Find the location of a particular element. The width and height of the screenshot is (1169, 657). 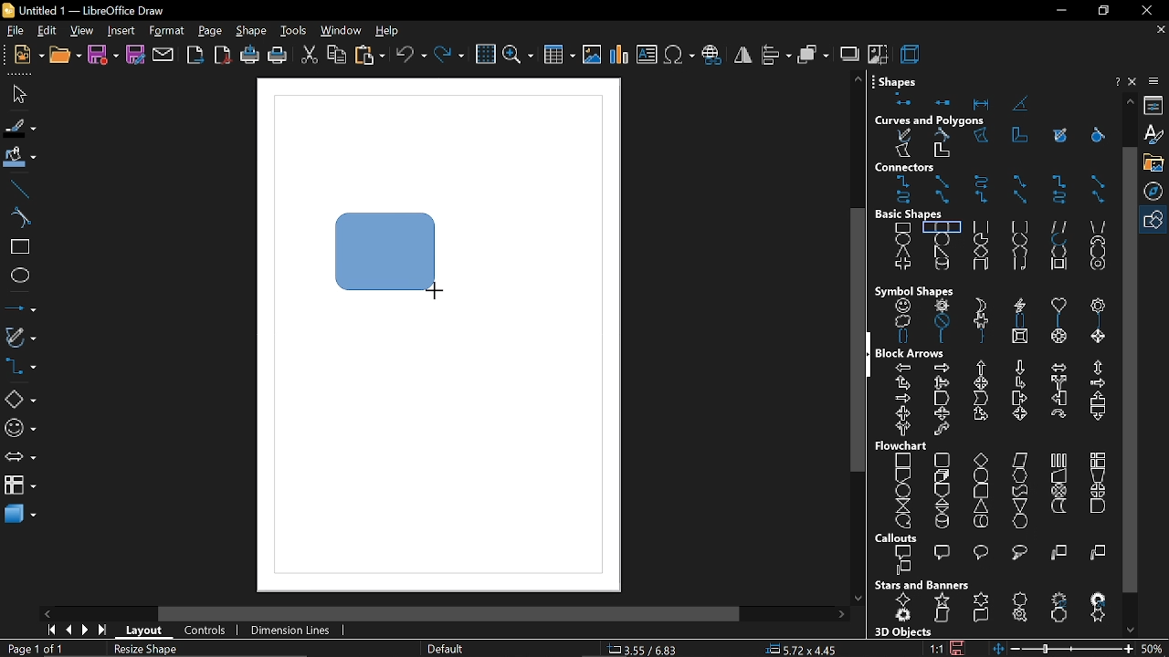

dimension lines is located at coordinates (292, 631).